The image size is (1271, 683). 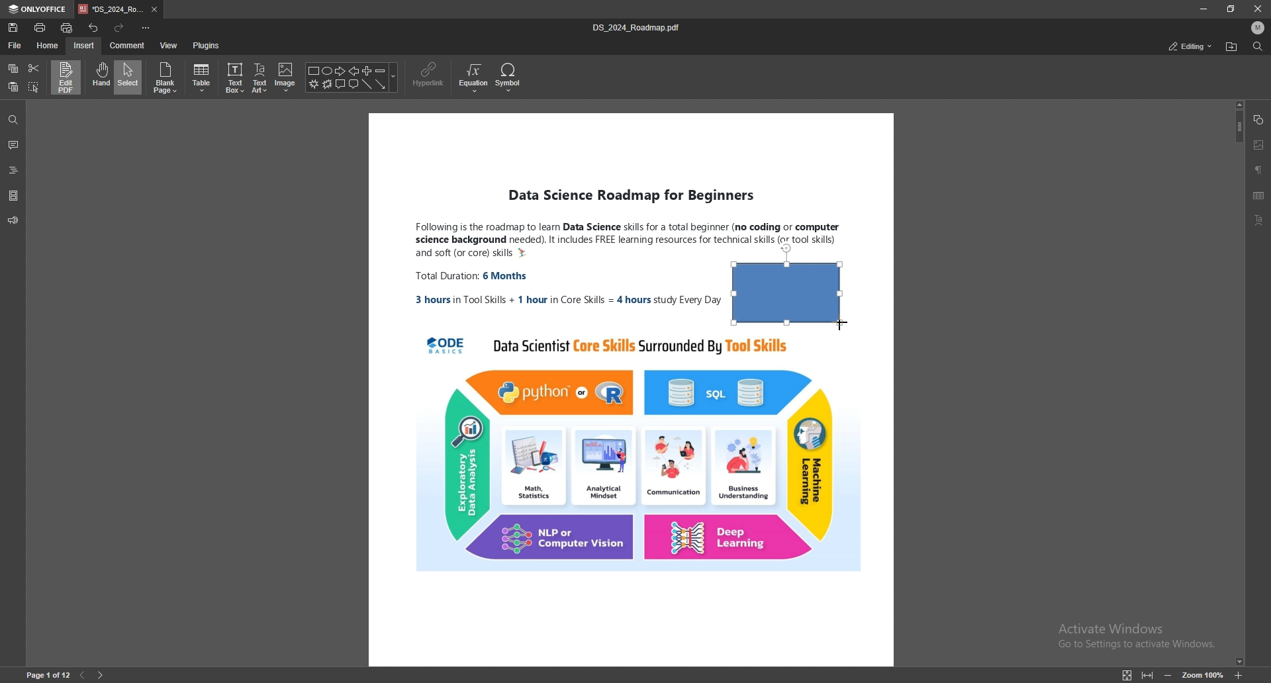 What do you see at coordinates (33, 68) in the screenshot?
I see `cut` at bounding box center [33, 68].